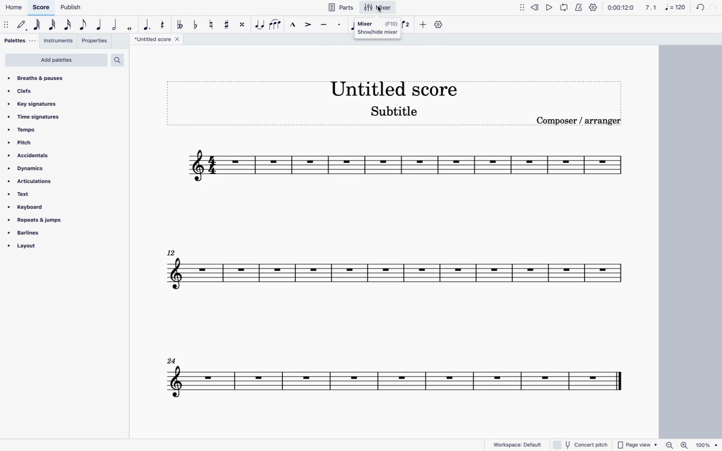  Describe the element at coordinates (584, 122) in the screenshot. I see `composer / arranger` at that location.